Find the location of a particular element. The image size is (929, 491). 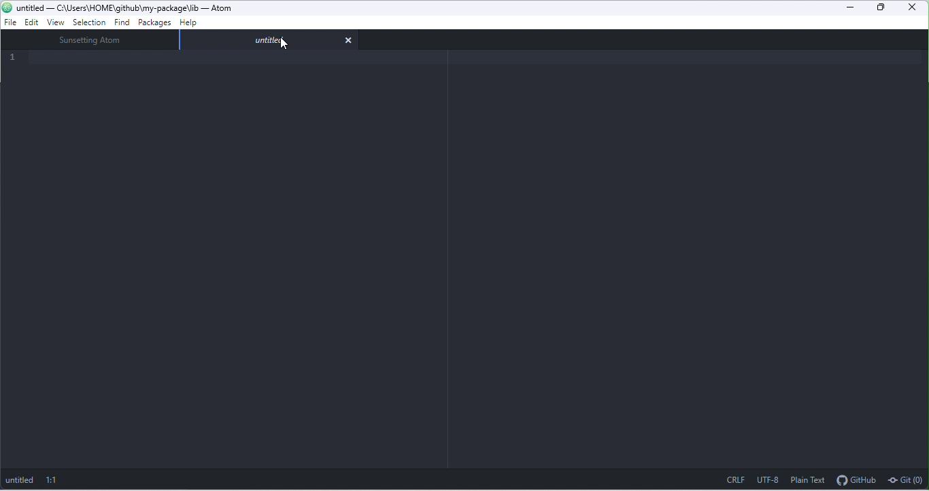

close is located at coordinates (348, 41).